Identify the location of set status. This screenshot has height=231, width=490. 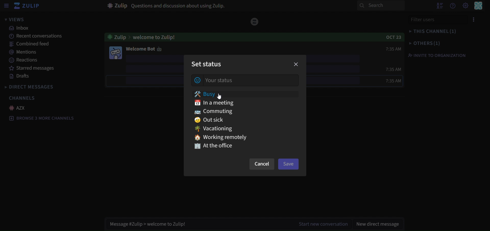
(208, 63).